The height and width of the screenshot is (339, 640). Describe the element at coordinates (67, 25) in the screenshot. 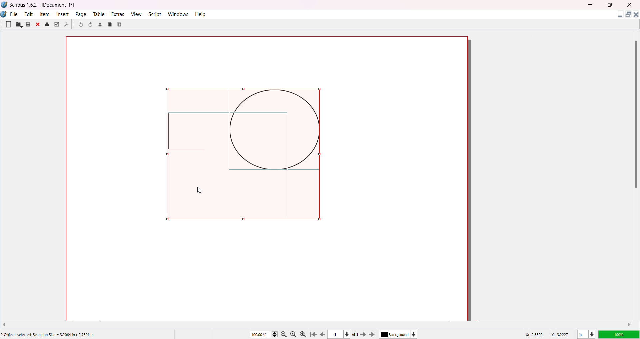

I see `Save as PDF` at that location.